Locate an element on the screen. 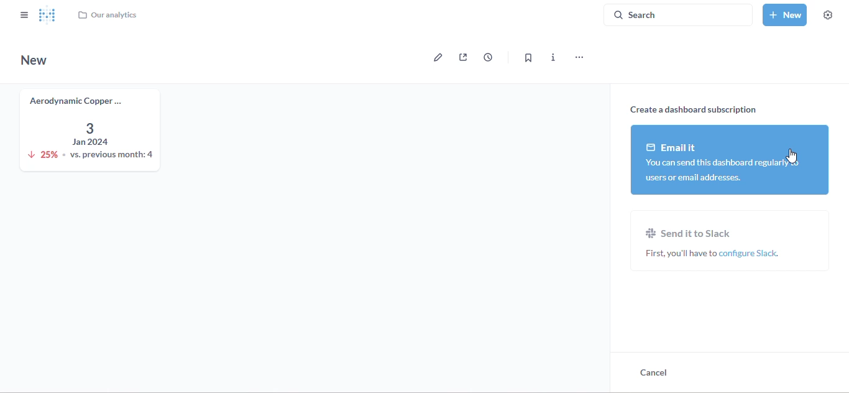 The width and height of the screenshot is (849, 393). new is located at coordinates (785, 14).